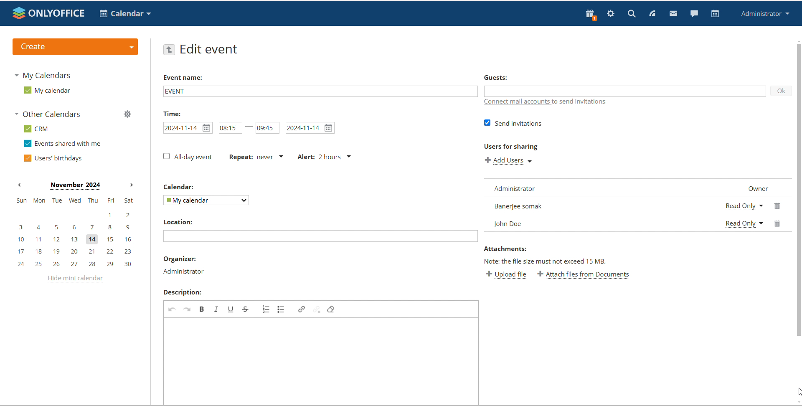 The image size is (802, 406). I want to click on organizer, so click(185, 272).